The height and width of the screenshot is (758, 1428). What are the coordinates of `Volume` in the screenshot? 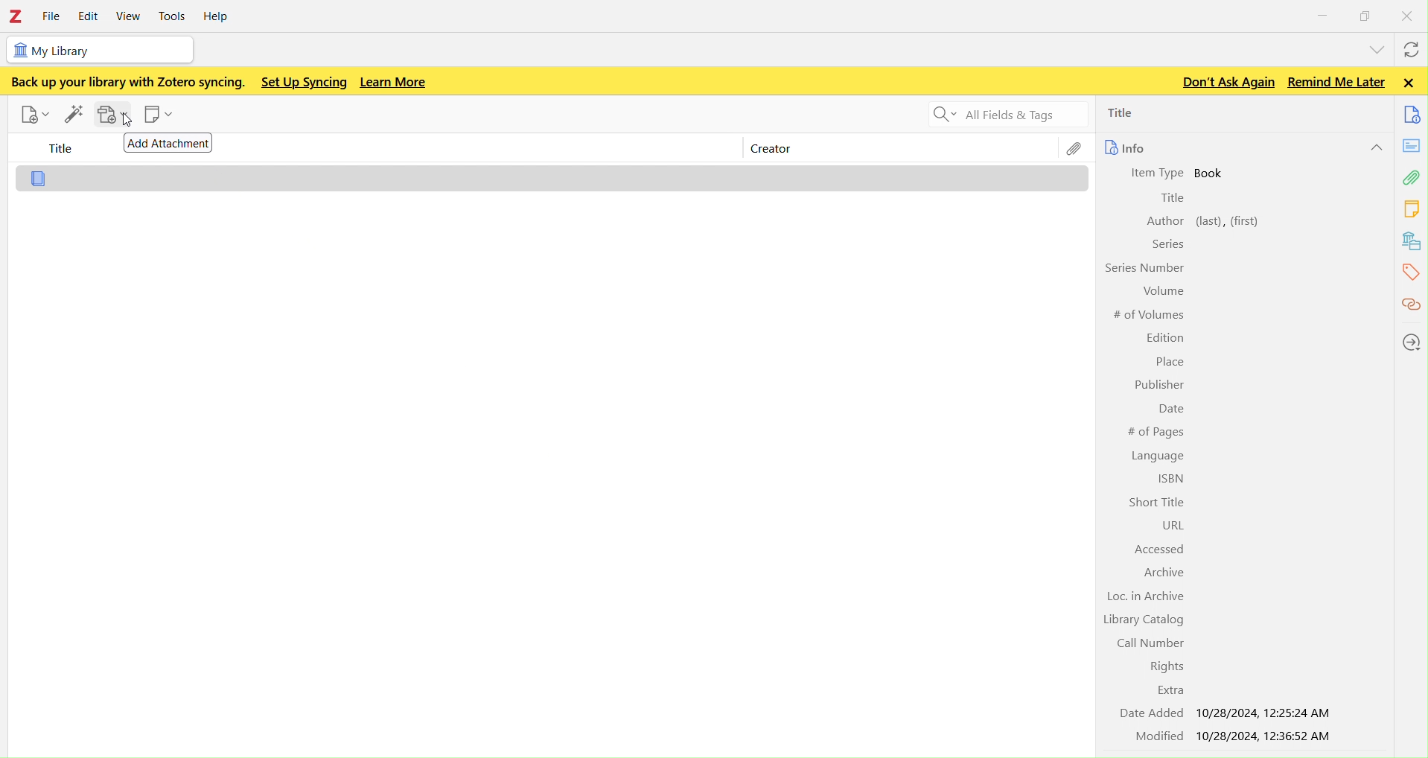 It's located at (1161, 290).